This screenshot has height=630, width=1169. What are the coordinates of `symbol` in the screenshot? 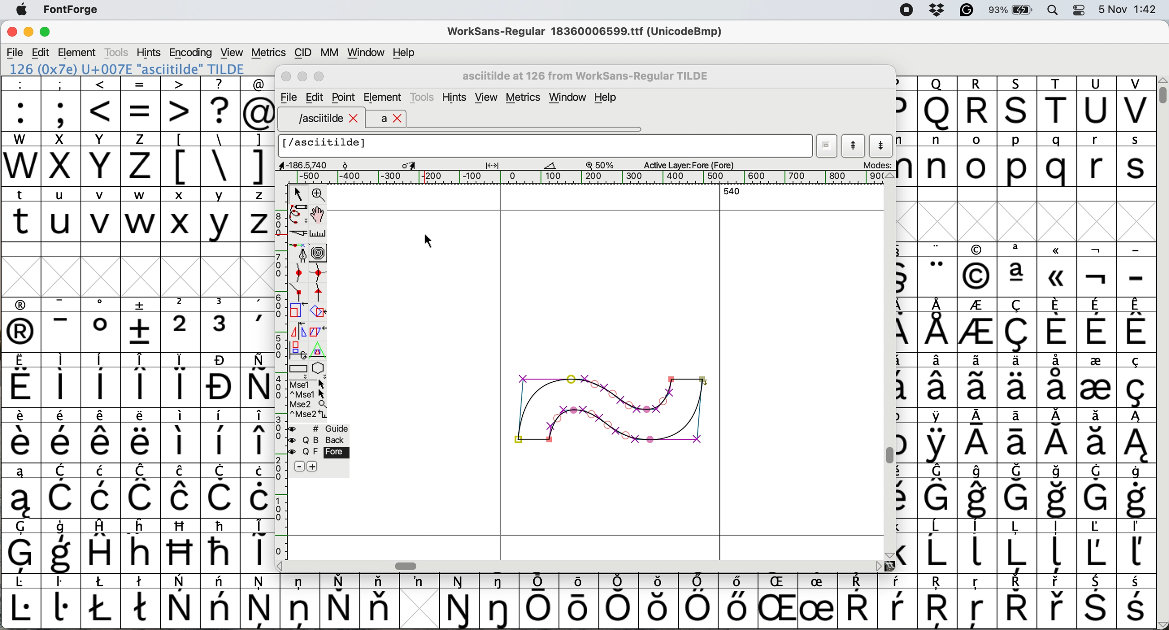 It's located at (857, 602).